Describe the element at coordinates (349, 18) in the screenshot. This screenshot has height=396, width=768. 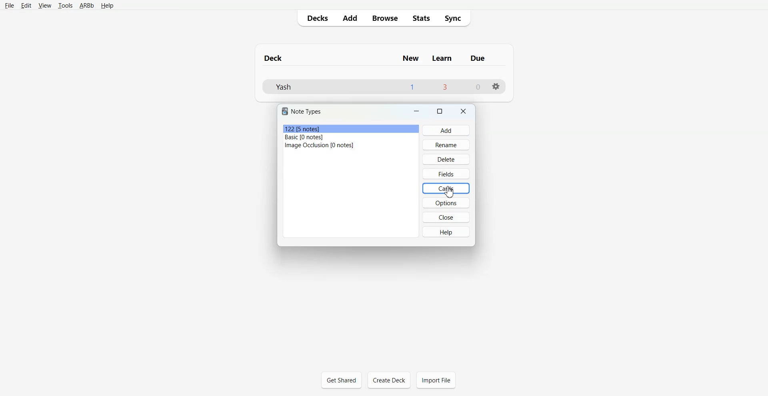
I see `Add` at that location.